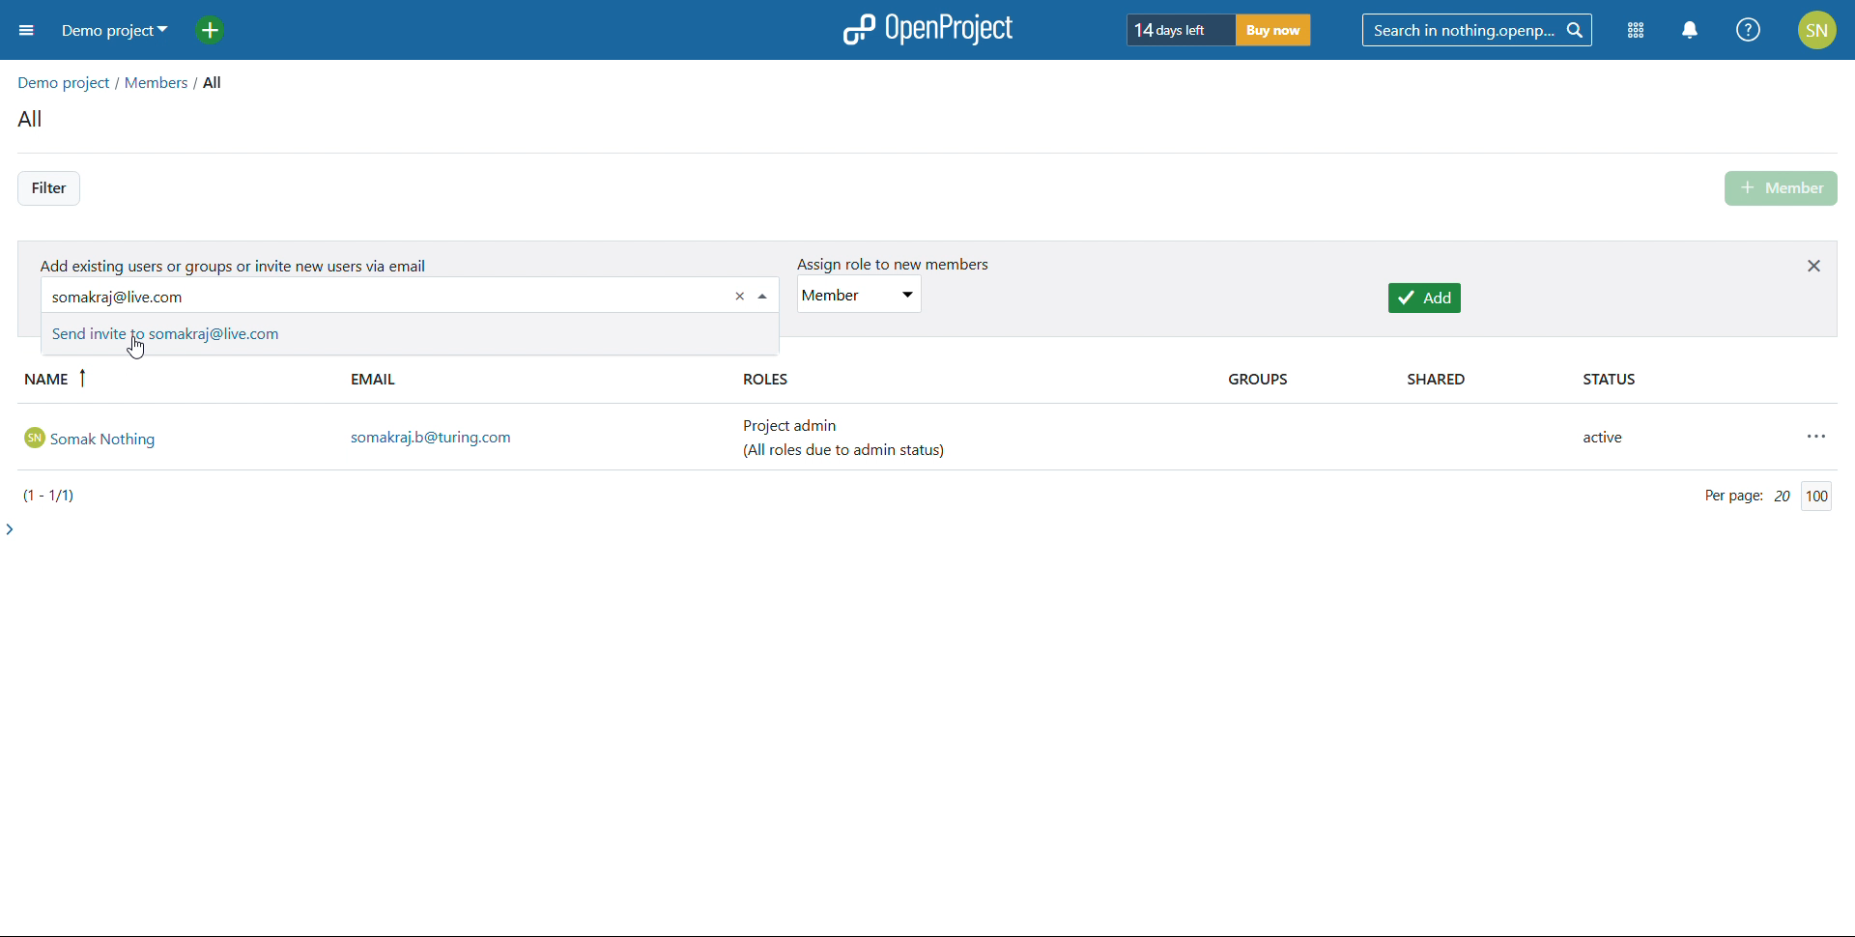 The height and width of the screenshot is (937, 1855). Describe the element at coordinates (1765, 496) in the screenshot. I see `per page 20/200` at that location.